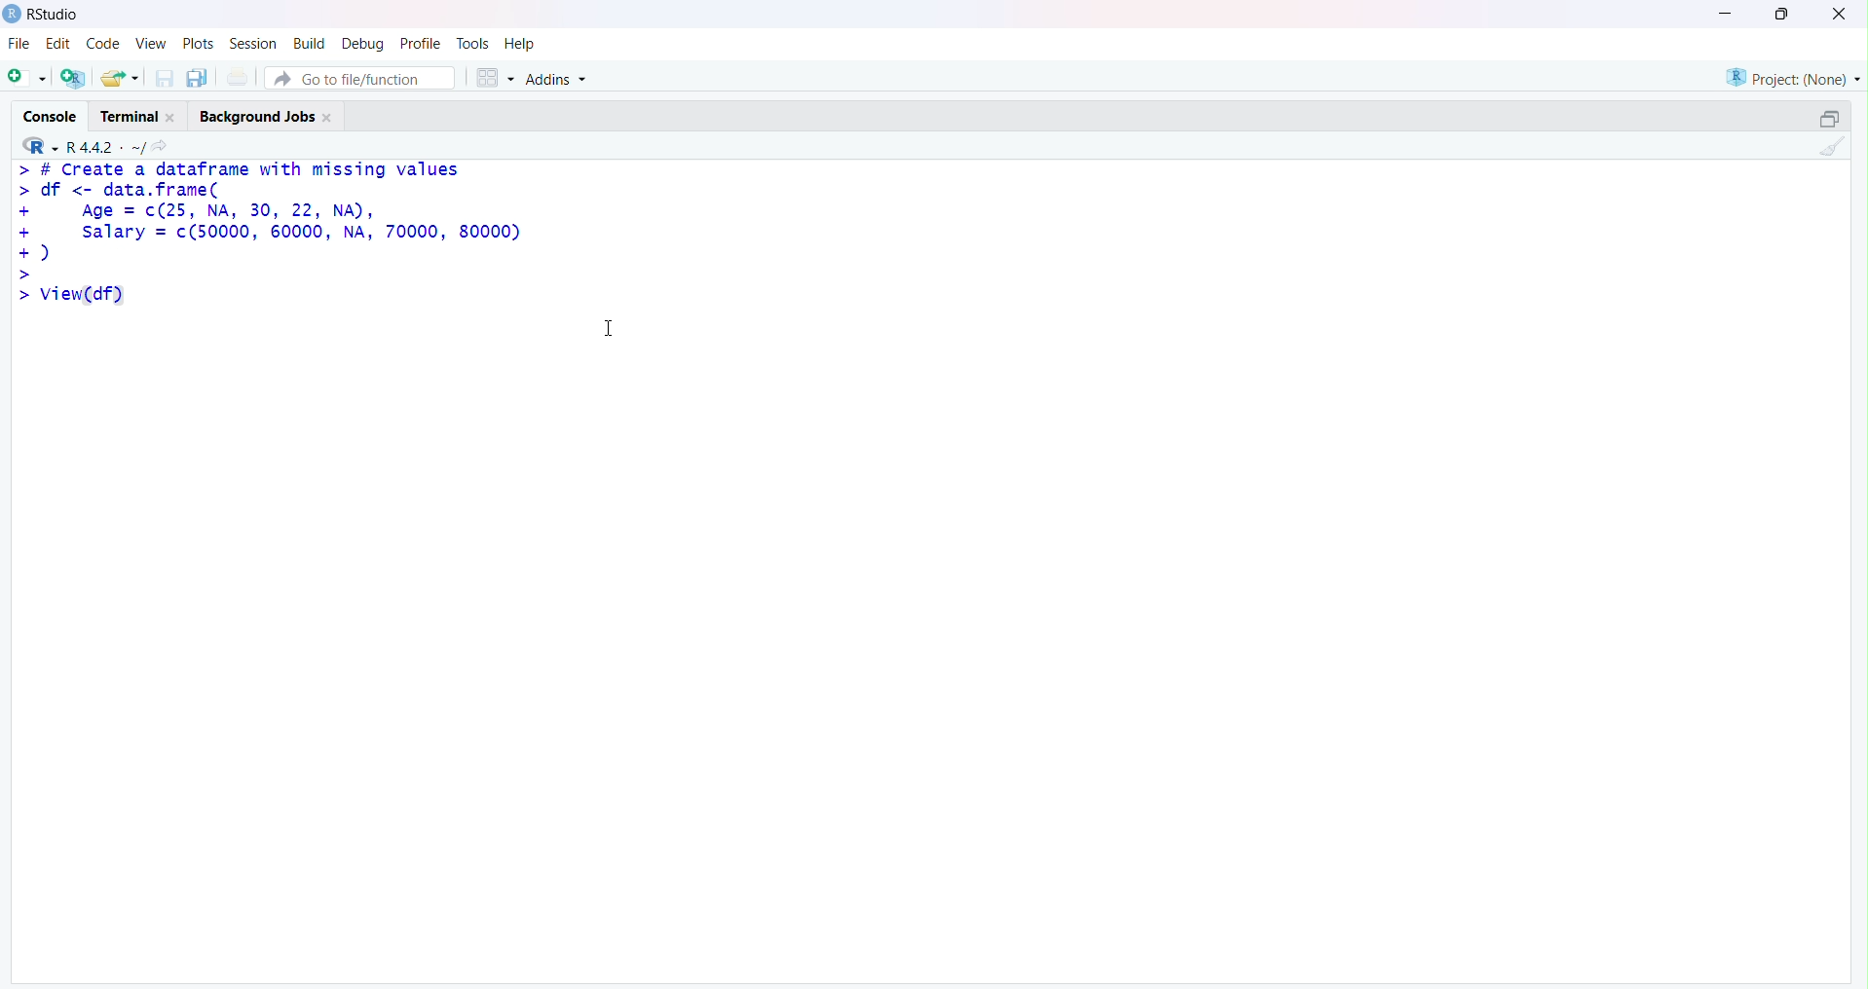 The width and height of the screenshot is (1868, 989). Describe the element at coordinates (53, 114) in the screenshot. I see `Console` at that location.